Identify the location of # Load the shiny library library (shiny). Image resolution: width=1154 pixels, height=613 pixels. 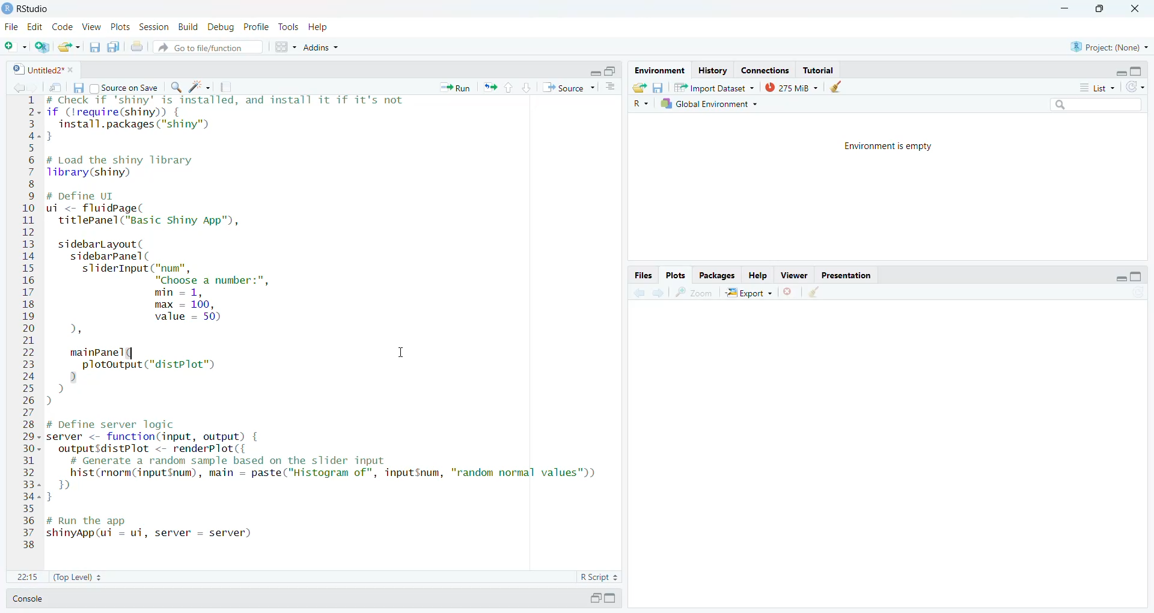
(130, 166).